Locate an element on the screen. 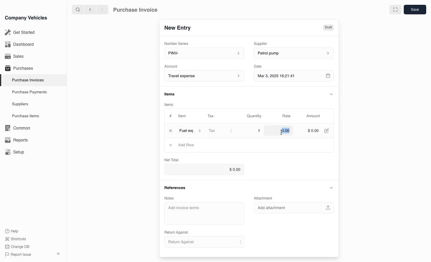 The width and height of the screenshot is (431, 262). Company Vehicles is located at coordinates (26, 18).